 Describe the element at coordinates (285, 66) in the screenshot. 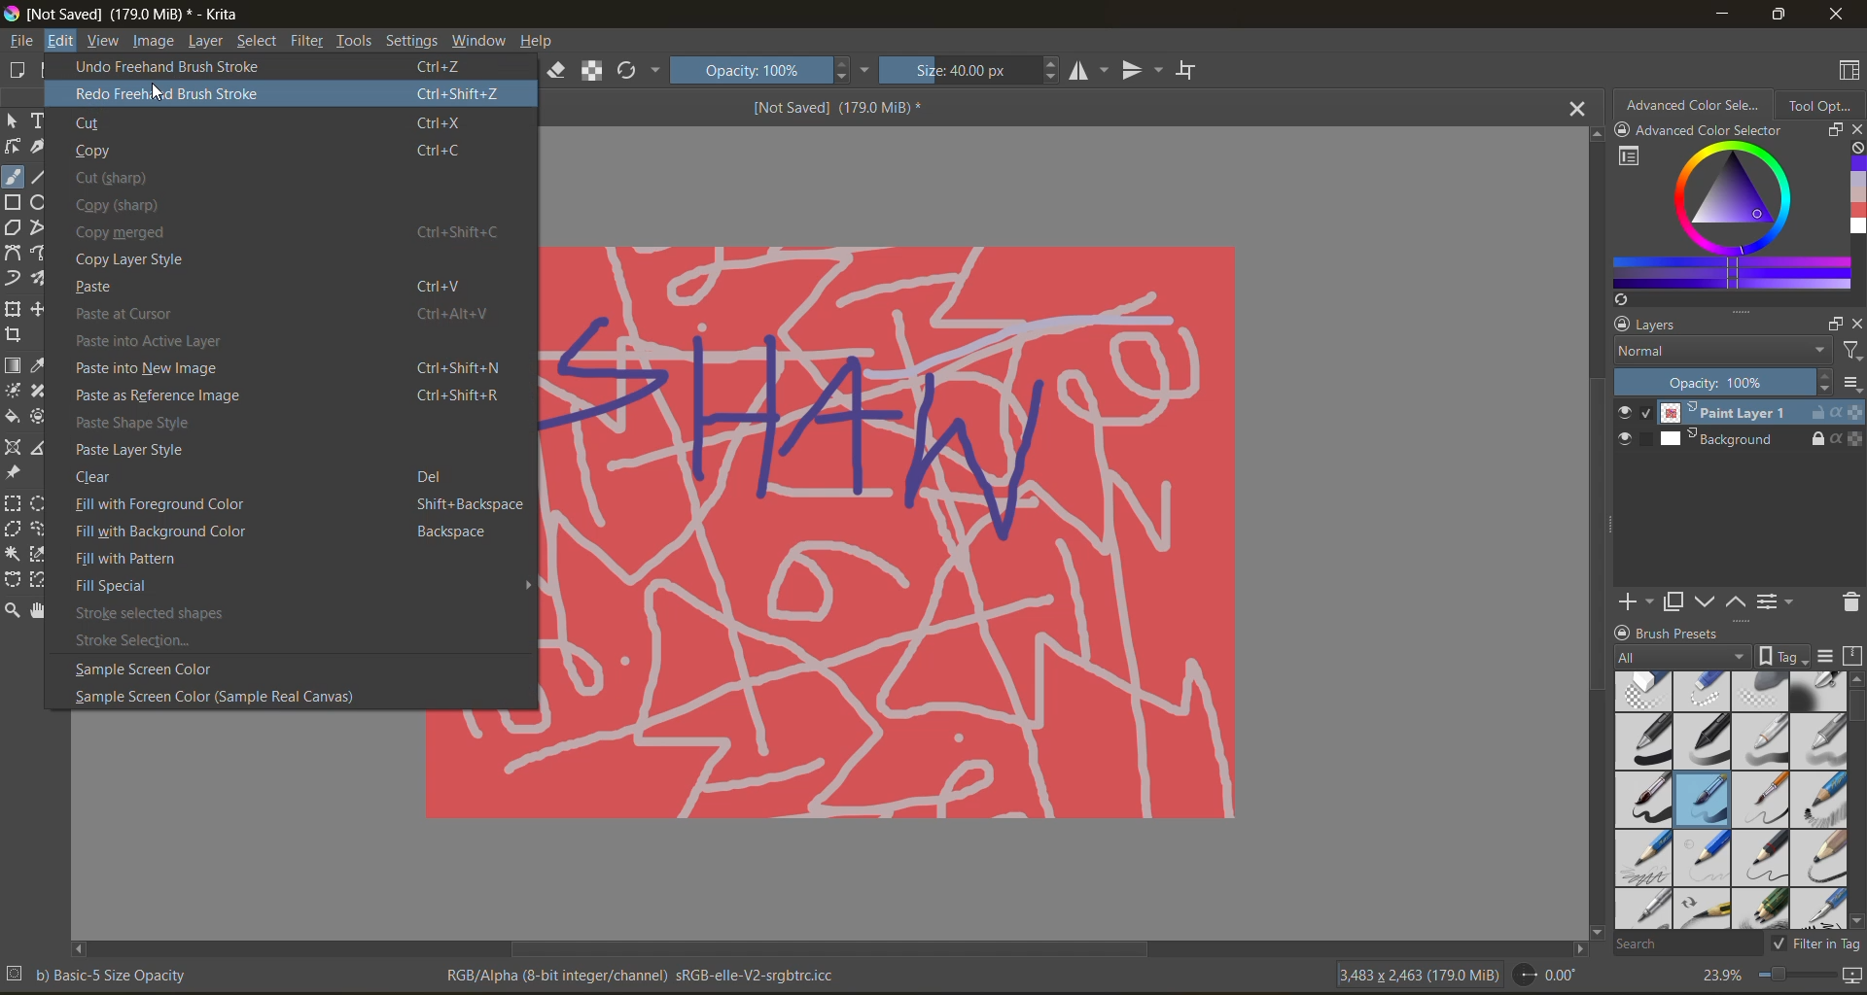

I see `undo freehand brush stroke    Ctrl+Z` at that location.